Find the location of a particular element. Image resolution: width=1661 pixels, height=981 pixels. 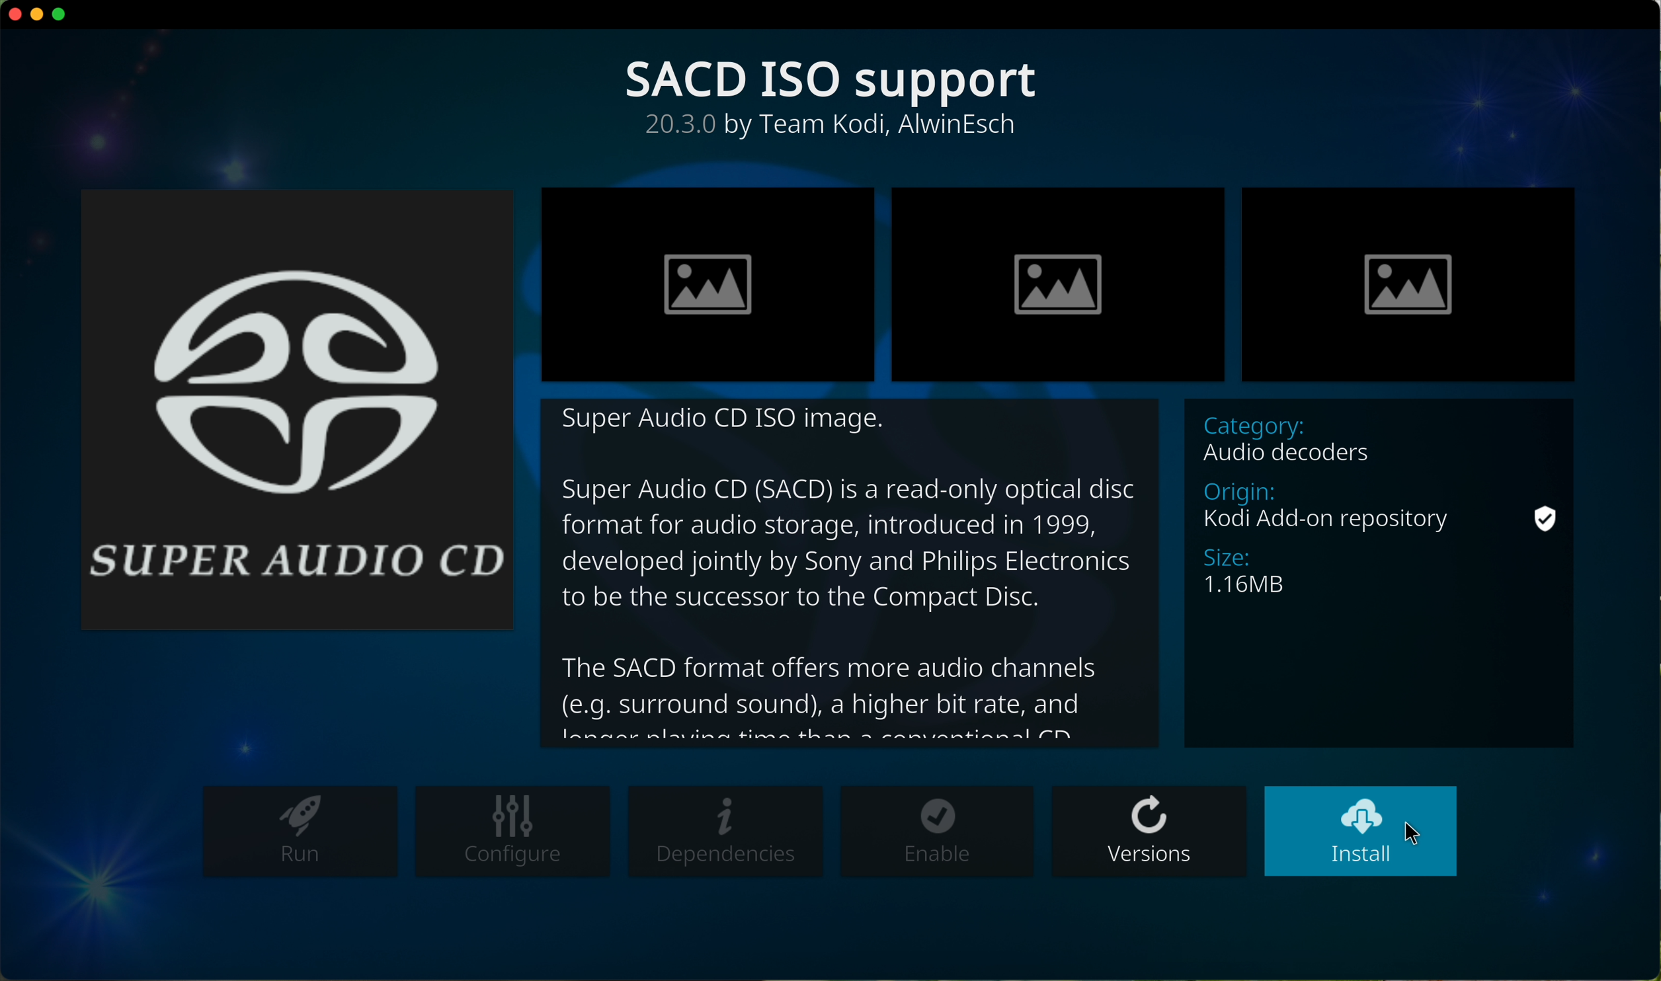

image is located at coordinates (1408, 284).